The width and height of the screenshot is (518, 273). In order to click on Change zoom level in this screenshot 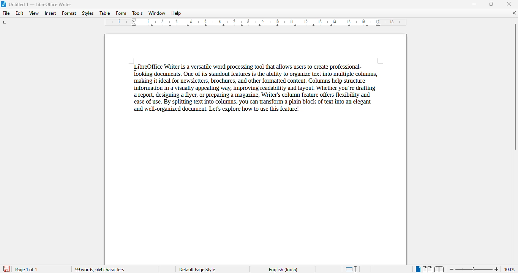, I will do `click(474, 268)`.